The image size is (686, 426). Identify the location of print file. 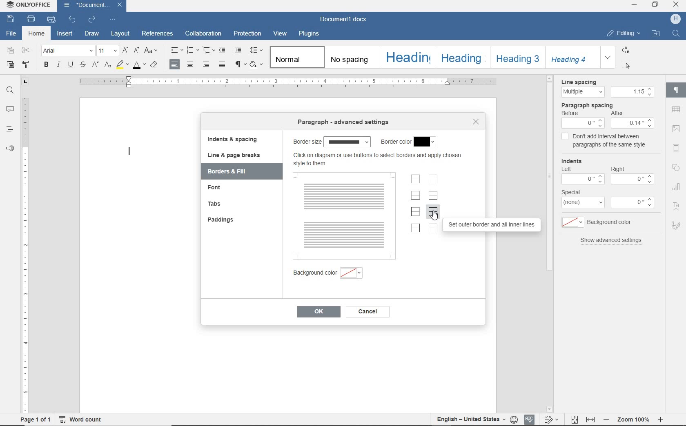
(31, 20).